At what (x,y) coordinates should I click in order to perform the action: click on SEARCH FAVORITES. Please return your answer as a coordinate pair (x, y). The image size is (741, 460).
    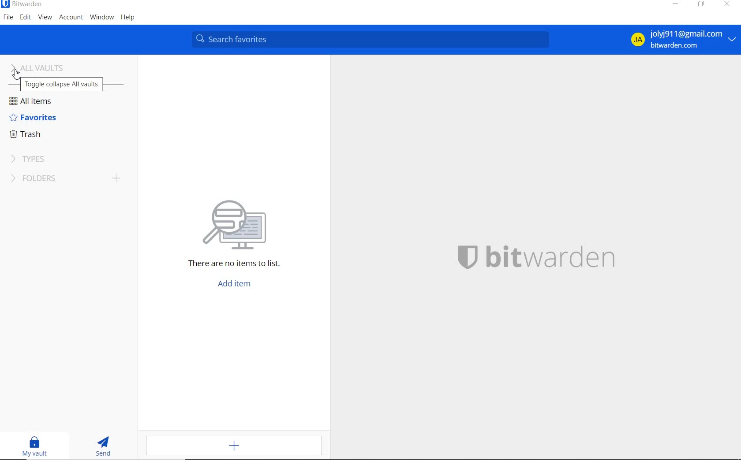
    Looking at the image, I should click on (372, 39).